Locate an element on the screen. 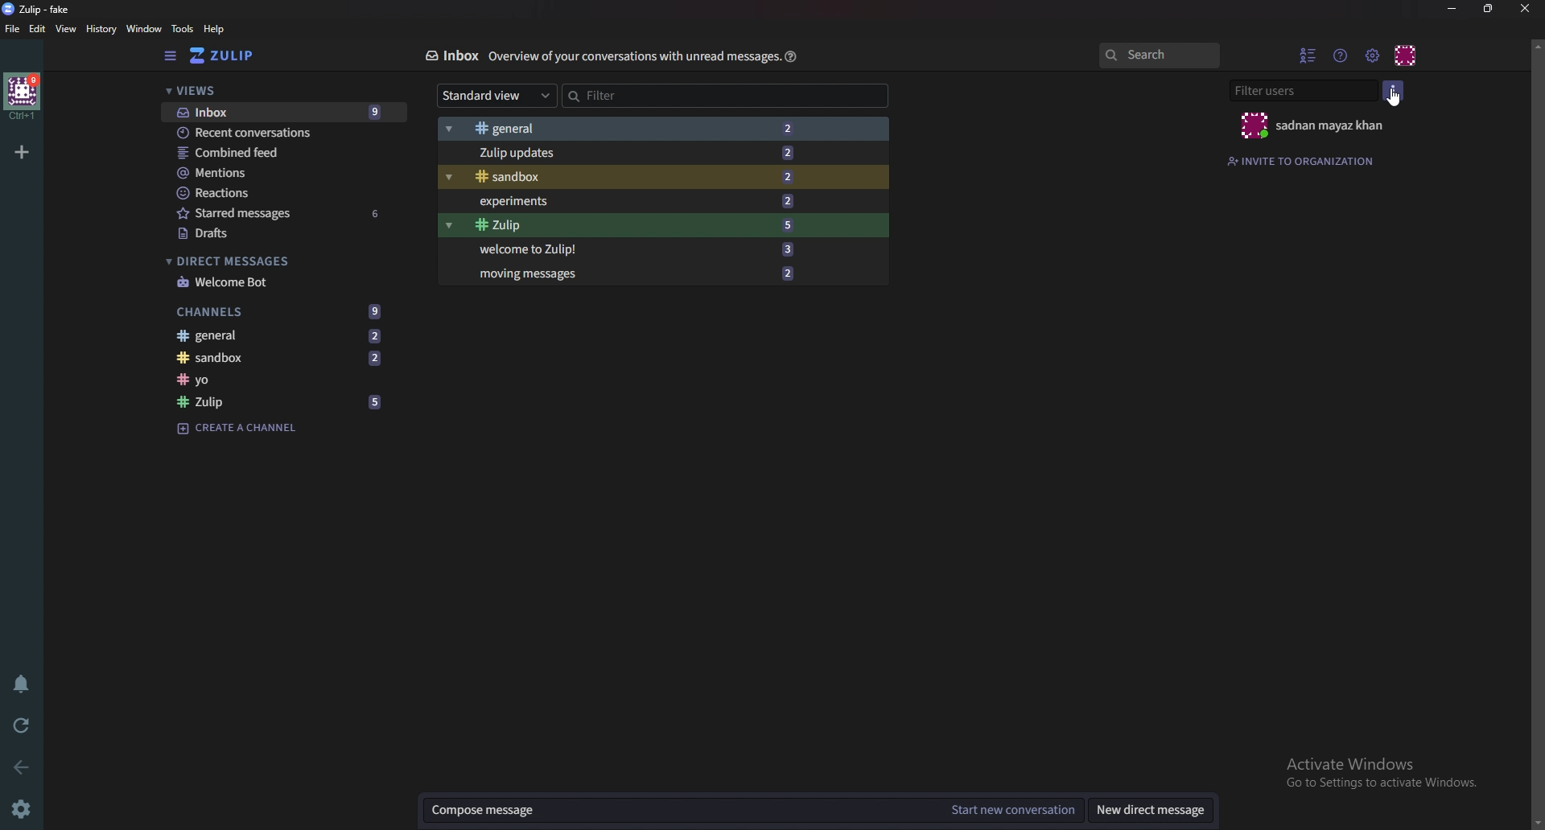  Start new conversation is located at coordinates (1014, 809).